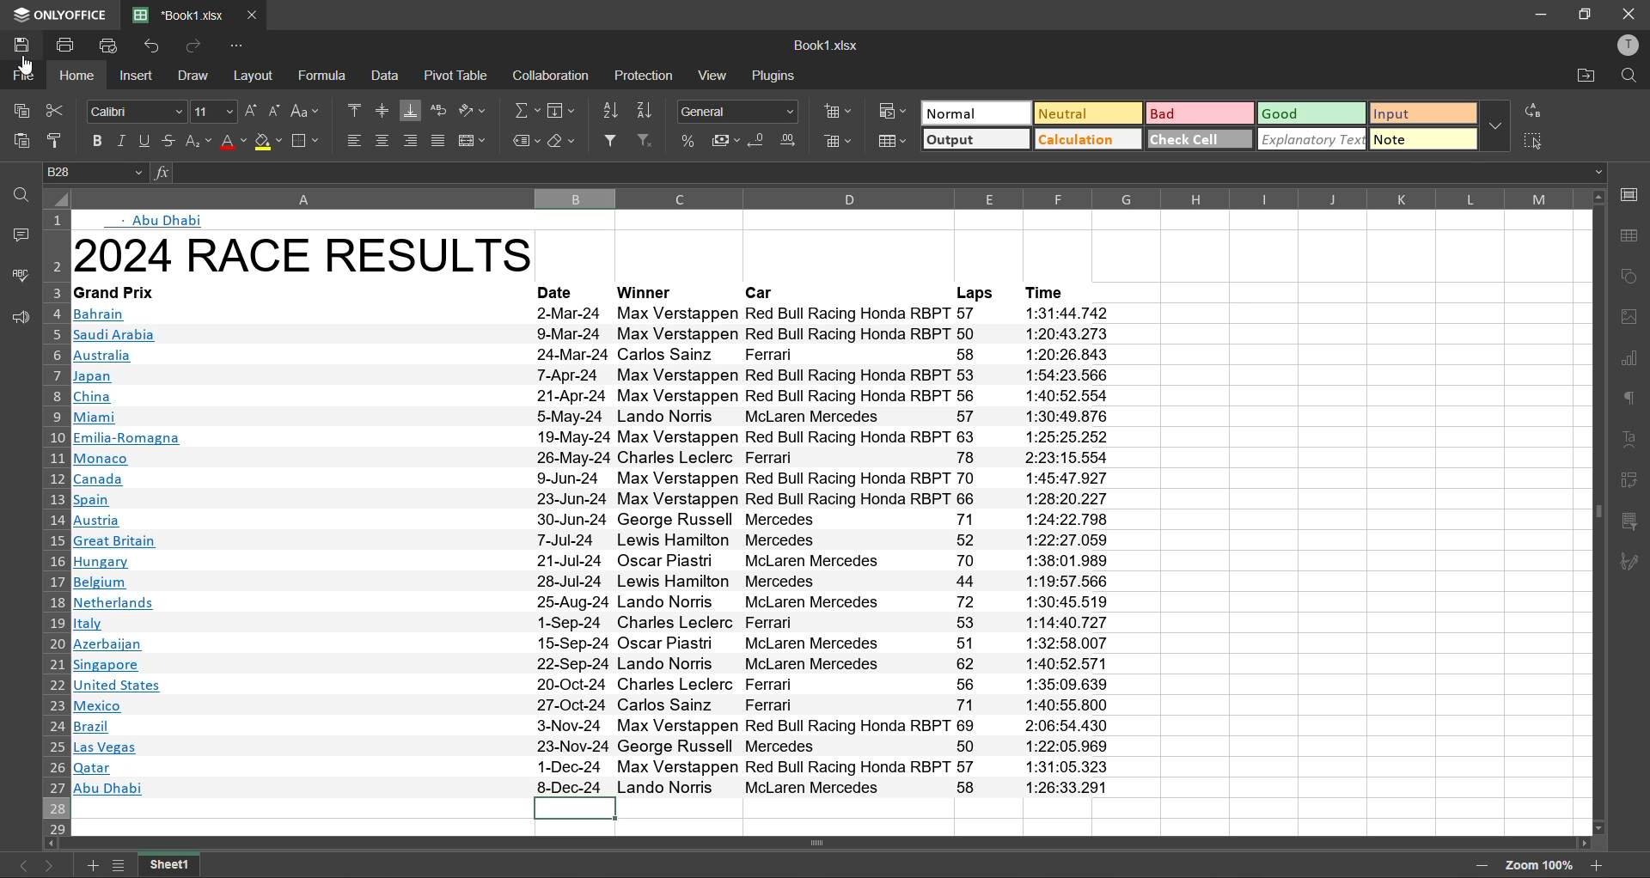 This screenshot has height=878, width=1650. Describe the element at coordinates (19, 866) in the screenshot. I see `previous` at that location.